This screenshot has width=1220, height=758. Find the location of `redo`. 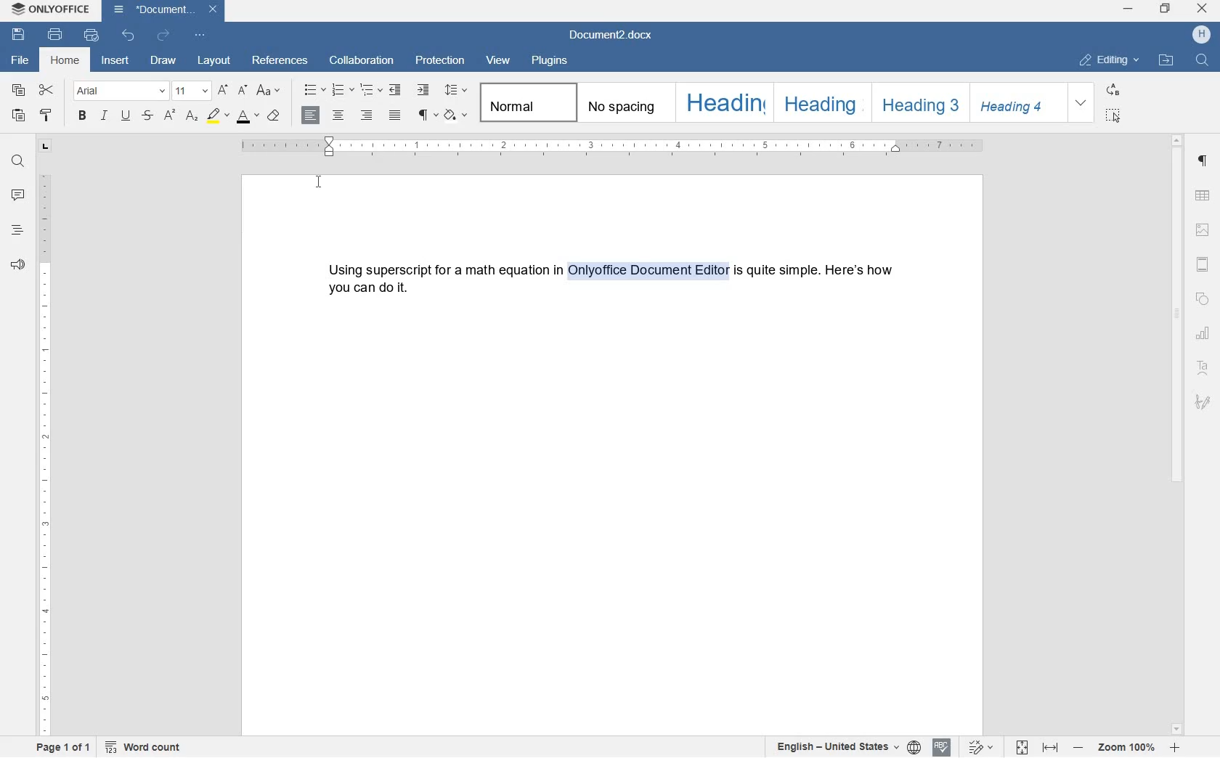

redo is located at coordinates (162, 35).